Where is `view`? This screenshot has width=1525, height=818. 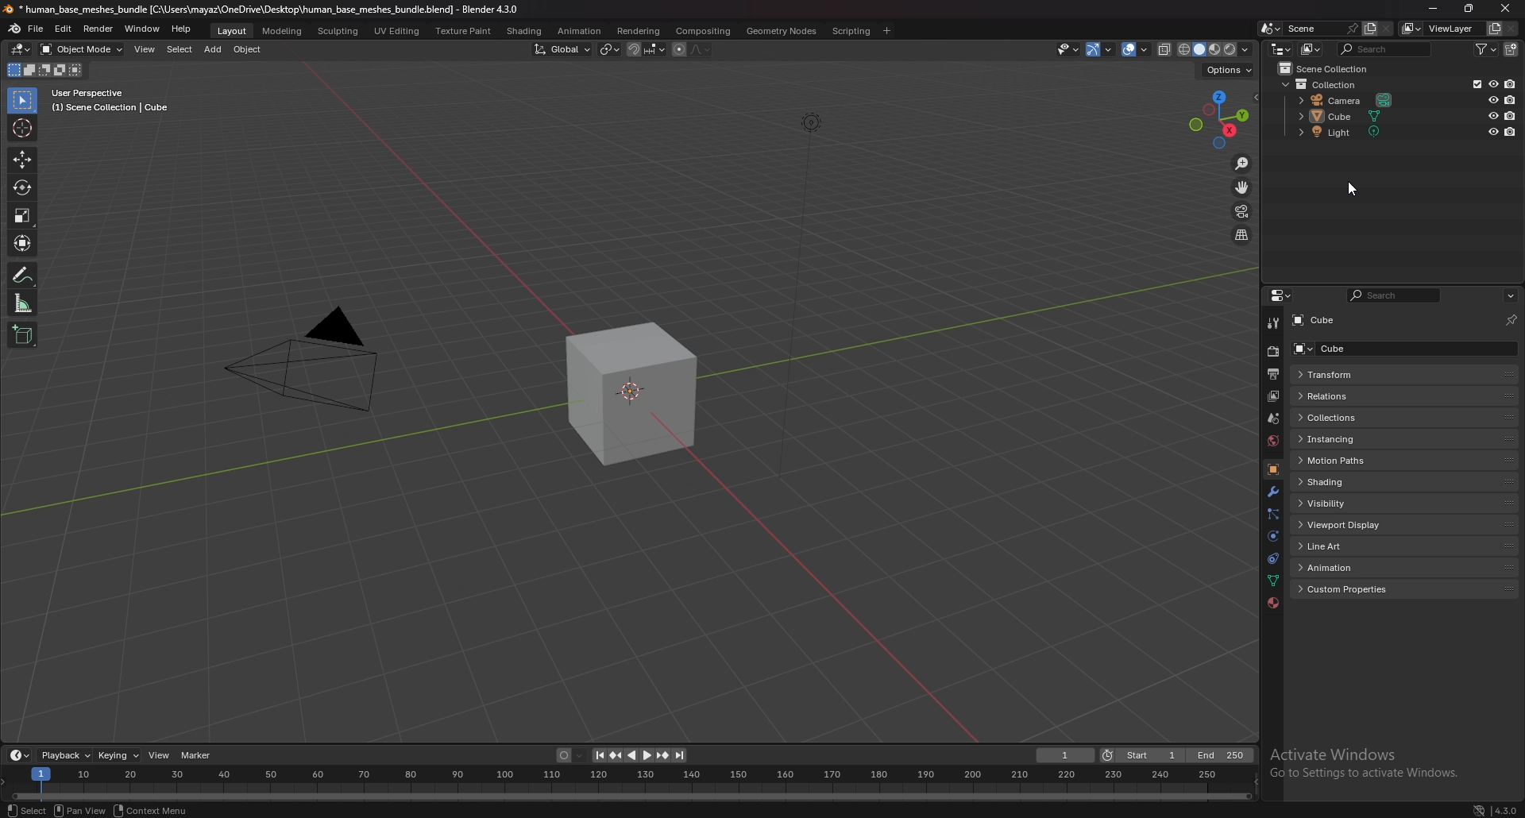 view is located at coordinates (146, 49).